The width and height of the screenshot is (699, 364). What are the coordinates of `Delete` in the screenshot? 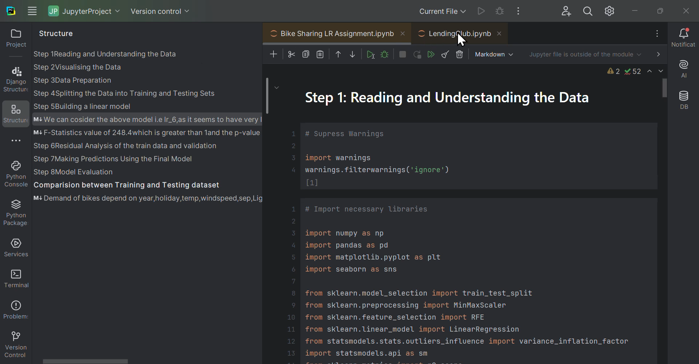 It's located at (462, 55).